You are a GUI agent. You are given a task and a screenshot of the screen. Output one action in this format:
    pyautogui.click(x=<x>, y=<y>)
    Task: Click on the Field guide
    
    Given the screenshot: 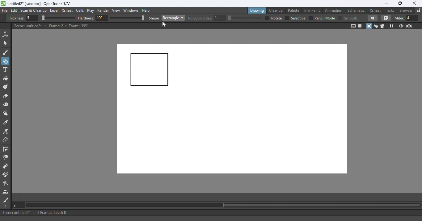 What is the action you would take?
    pyautogui.click(x=361, y=26)
    